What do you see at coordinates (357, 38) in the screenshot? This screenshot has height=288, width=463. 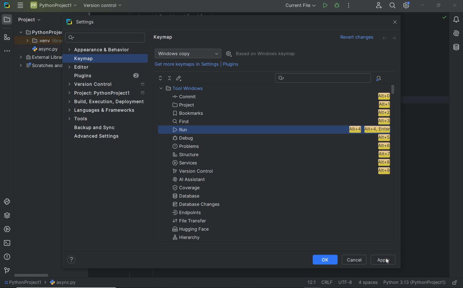 I see `Revert changes` at bounding box center [357, 38].